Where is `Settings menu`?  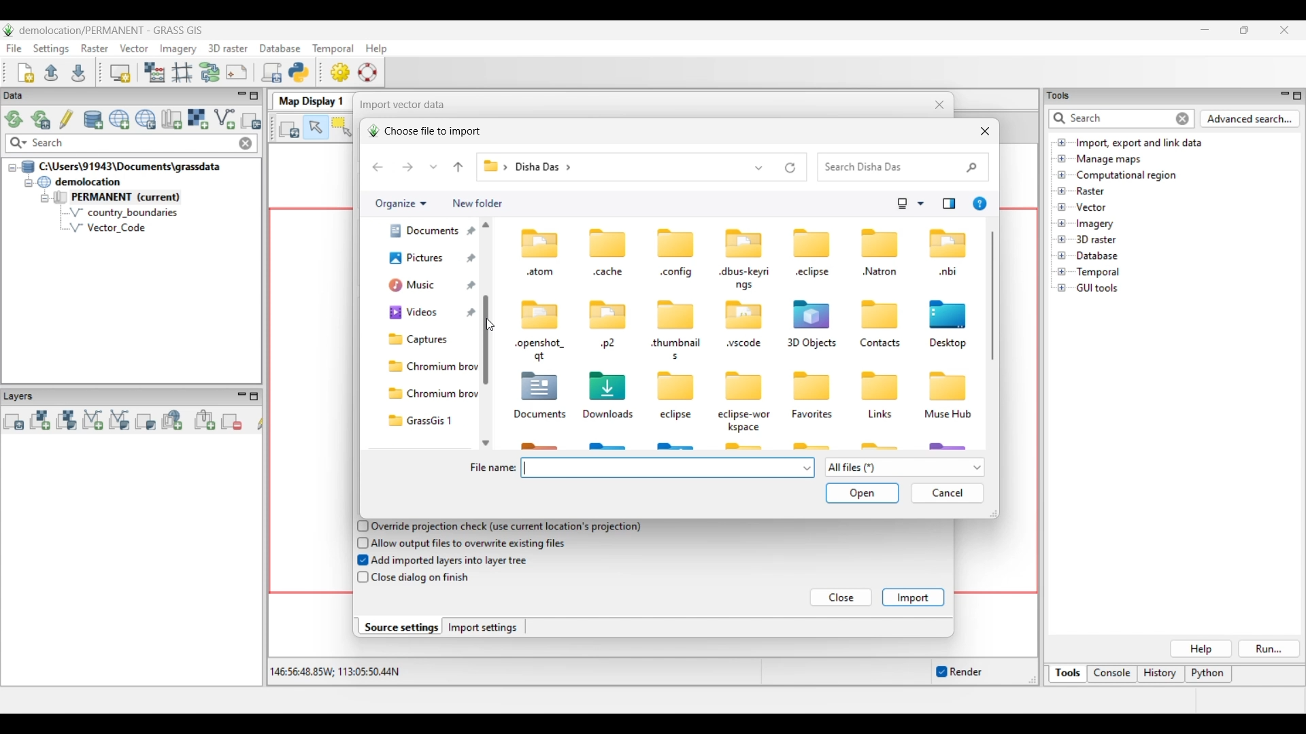
Settings menu is located at coordinates (51, 49).